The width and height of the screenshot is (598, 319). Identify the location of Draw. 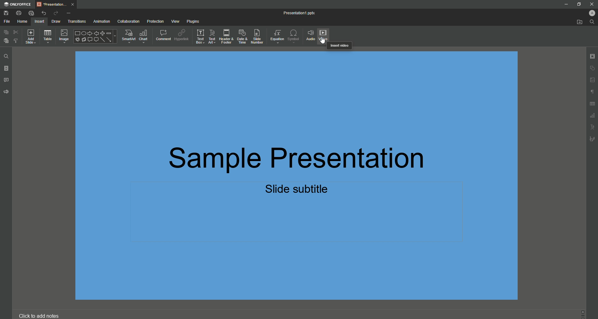
(54, 21).